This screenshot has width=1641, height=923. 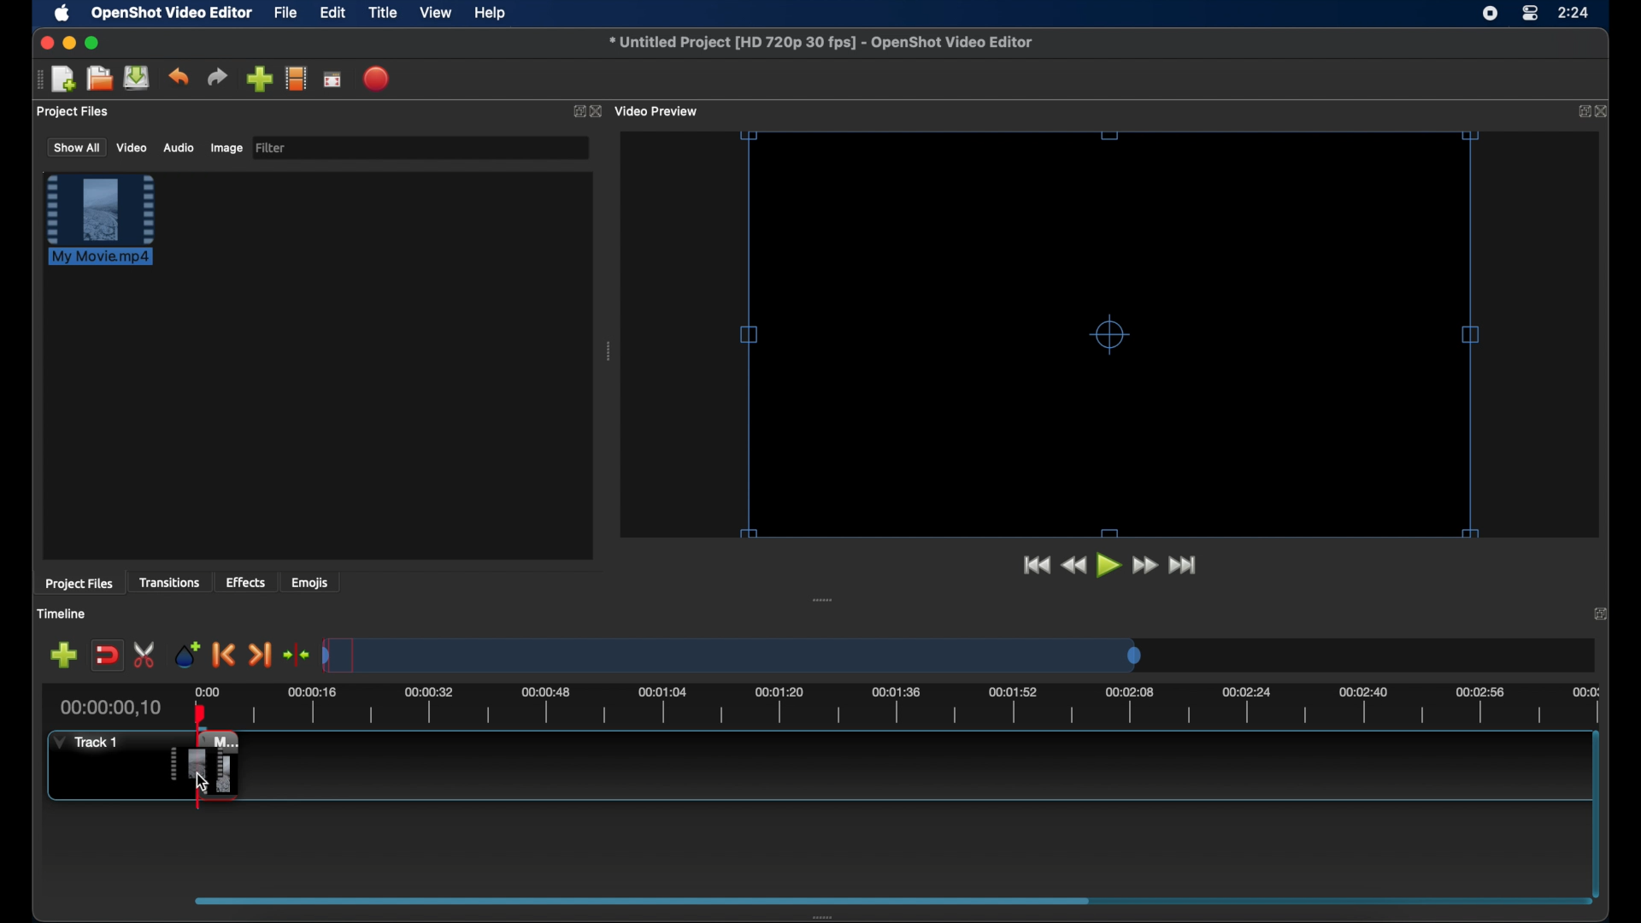 What do you see at coordinates (1600, 612) in the screenshot?
I see `close` at bounding box center [1600, 612].